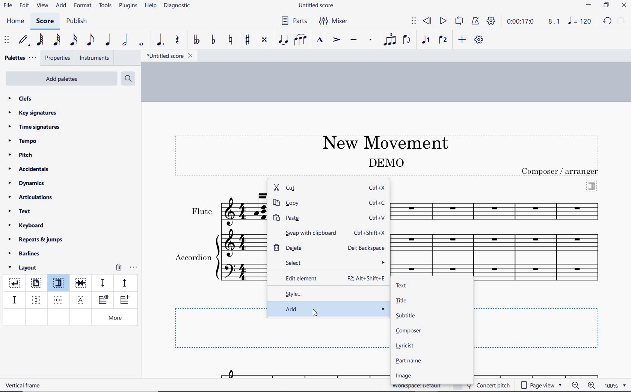  What do you see at coordinates (15, 21) in the screenshot?
I see `home` at bounding box center [15, 21].